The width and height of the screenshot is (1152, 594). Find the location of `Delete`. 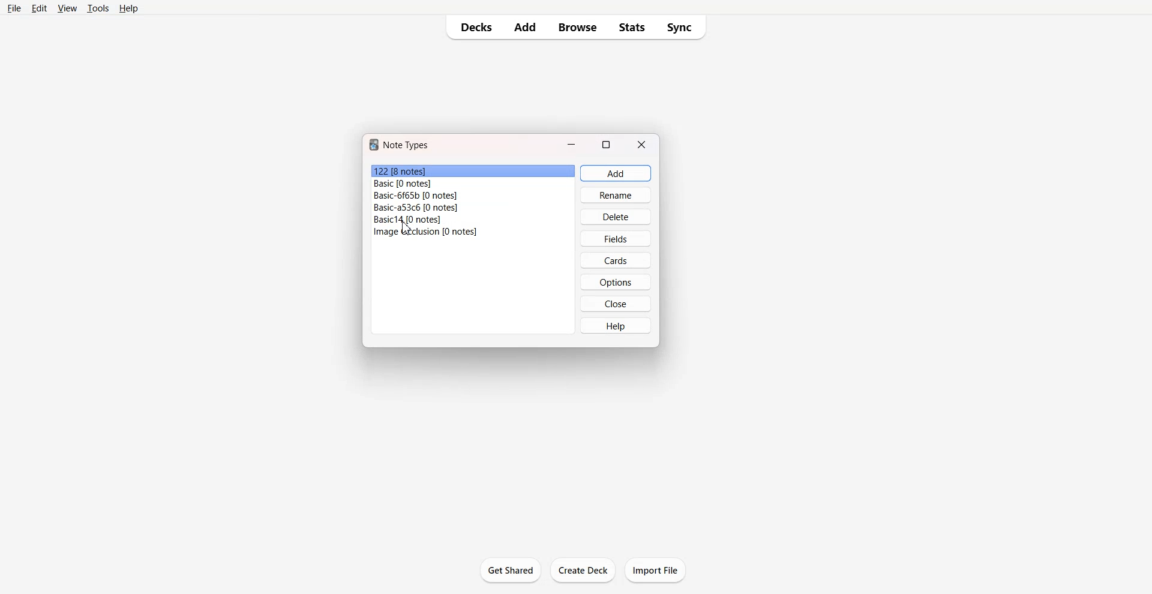

Delete is located at coordinates (616, 217).